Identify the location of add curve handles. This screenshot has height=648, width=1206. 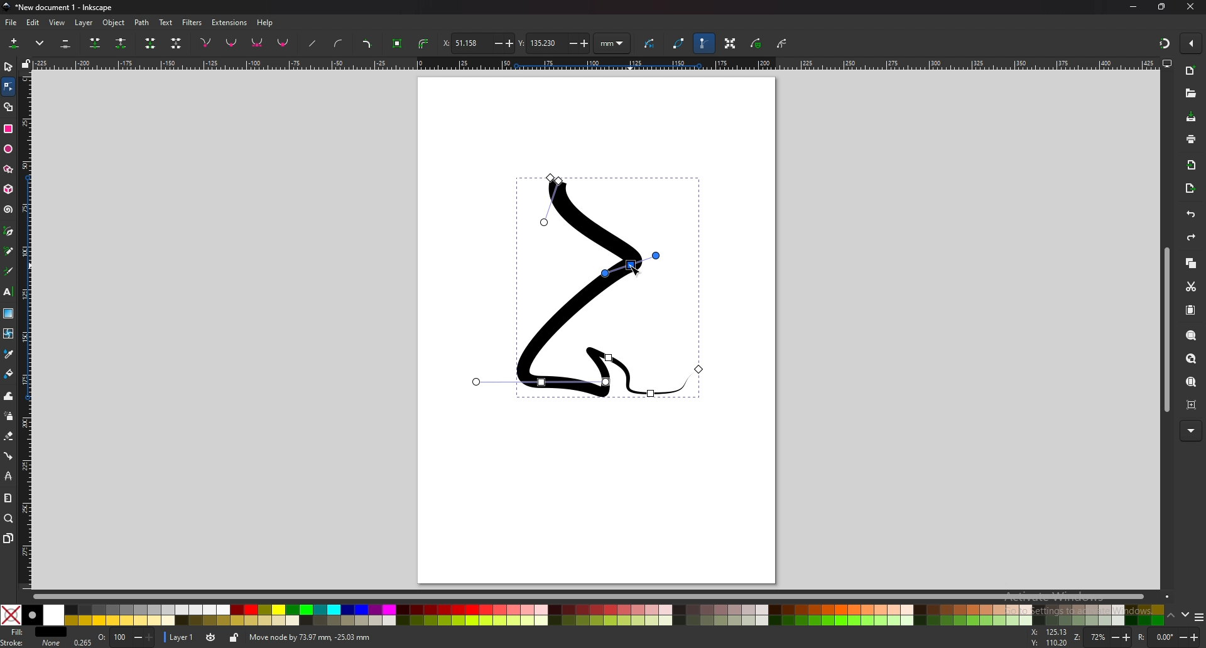
(338, 43).